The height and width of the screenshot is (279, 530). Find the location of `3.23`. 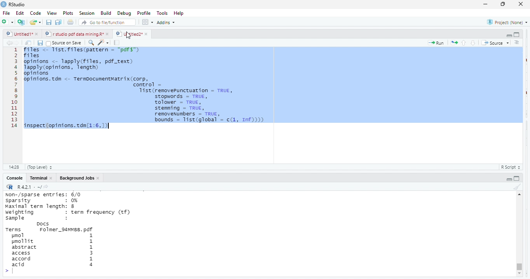

3.23 is located at coordinates (14, 166).